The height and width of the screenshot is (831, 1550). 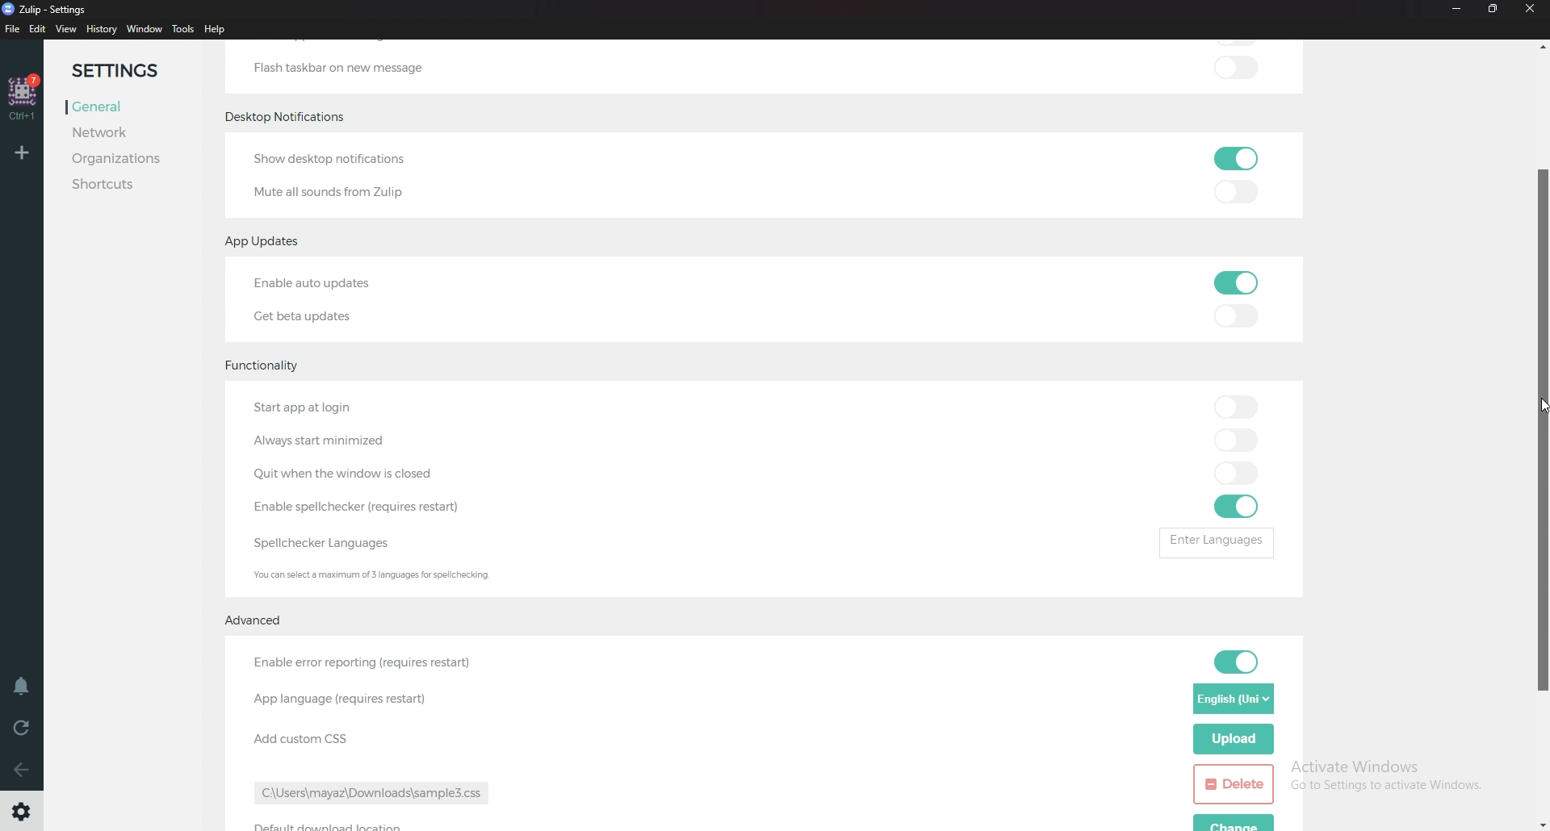 What do you see at coordinates (258, 618) in the screenshot?
I see `Advanced` at bounding box center [258, 618].